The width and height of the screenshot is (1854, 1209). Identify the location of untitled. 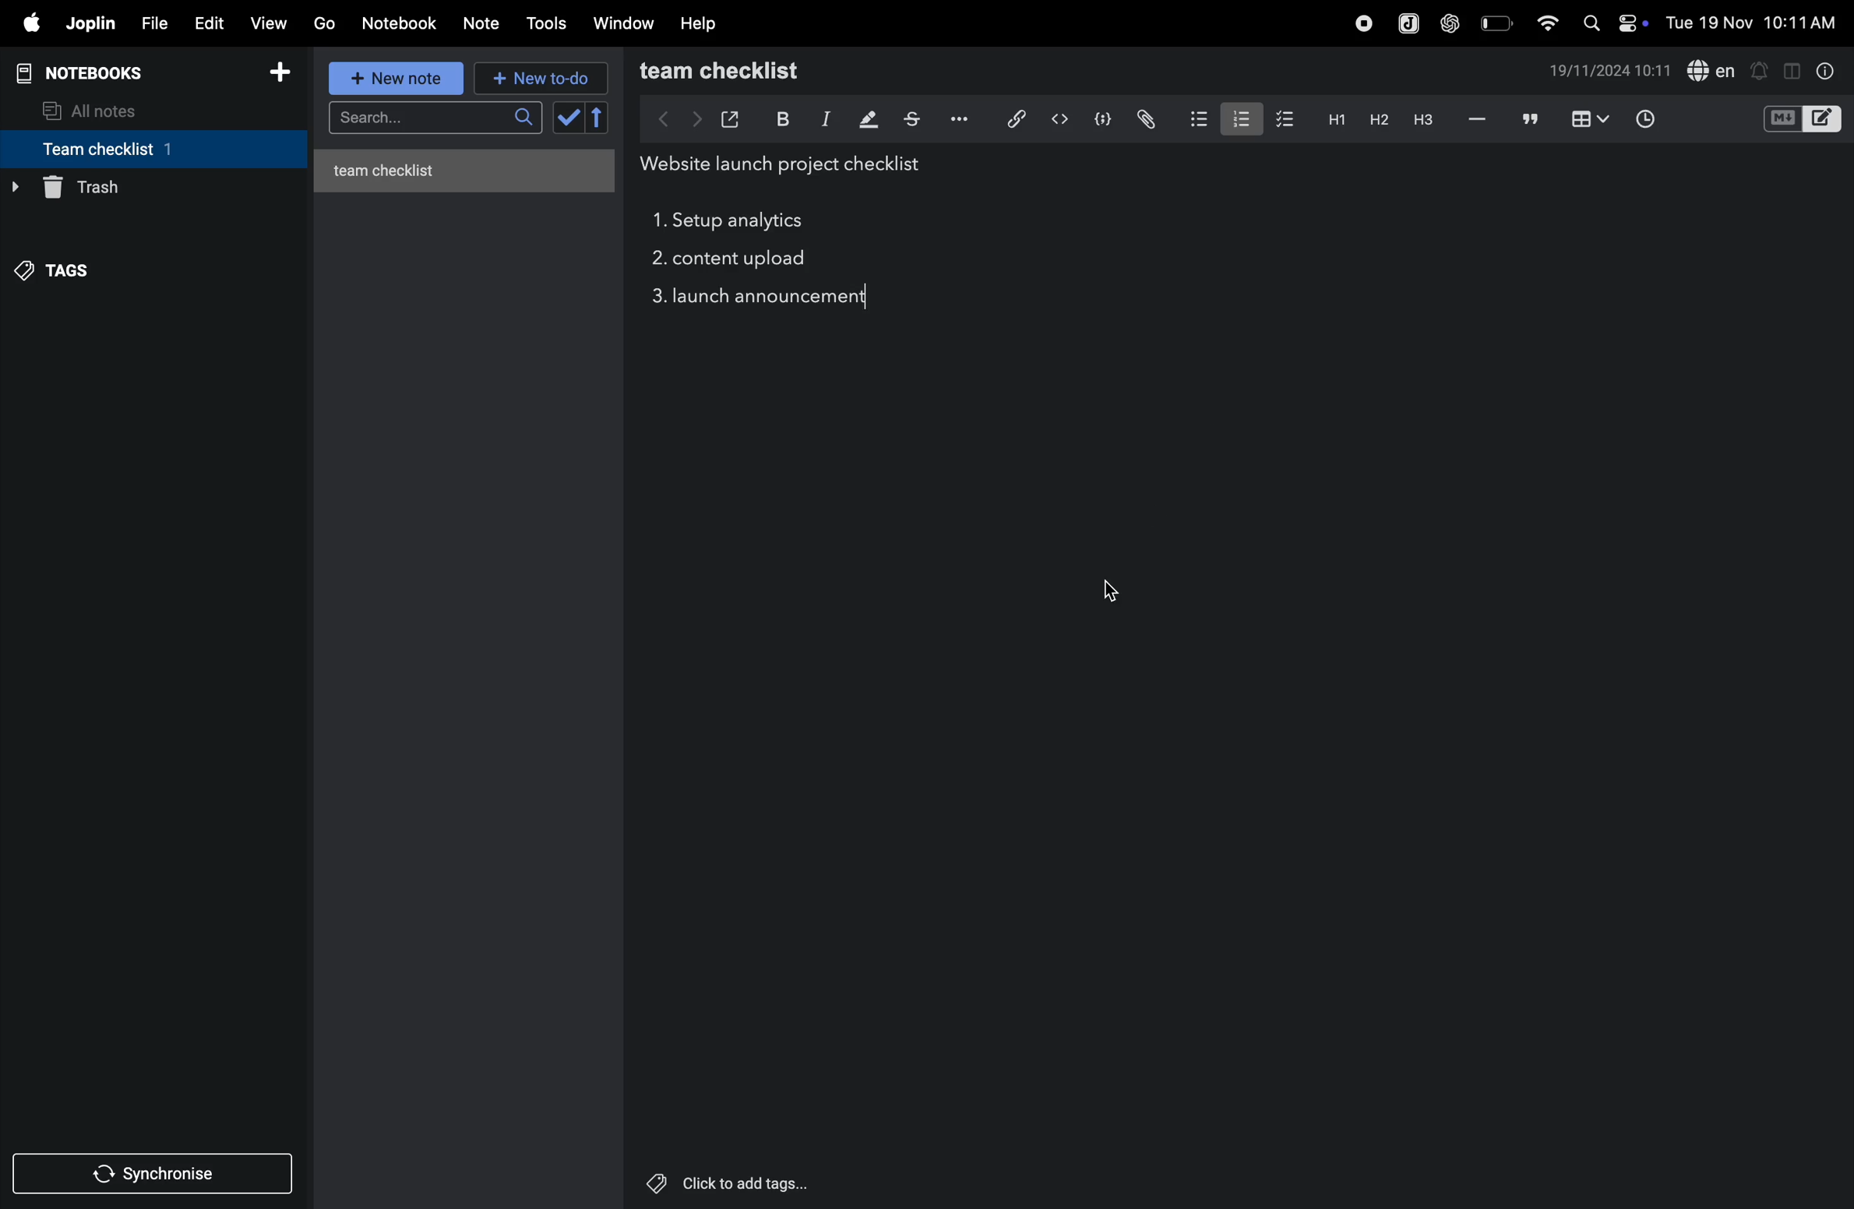
(470, 167).